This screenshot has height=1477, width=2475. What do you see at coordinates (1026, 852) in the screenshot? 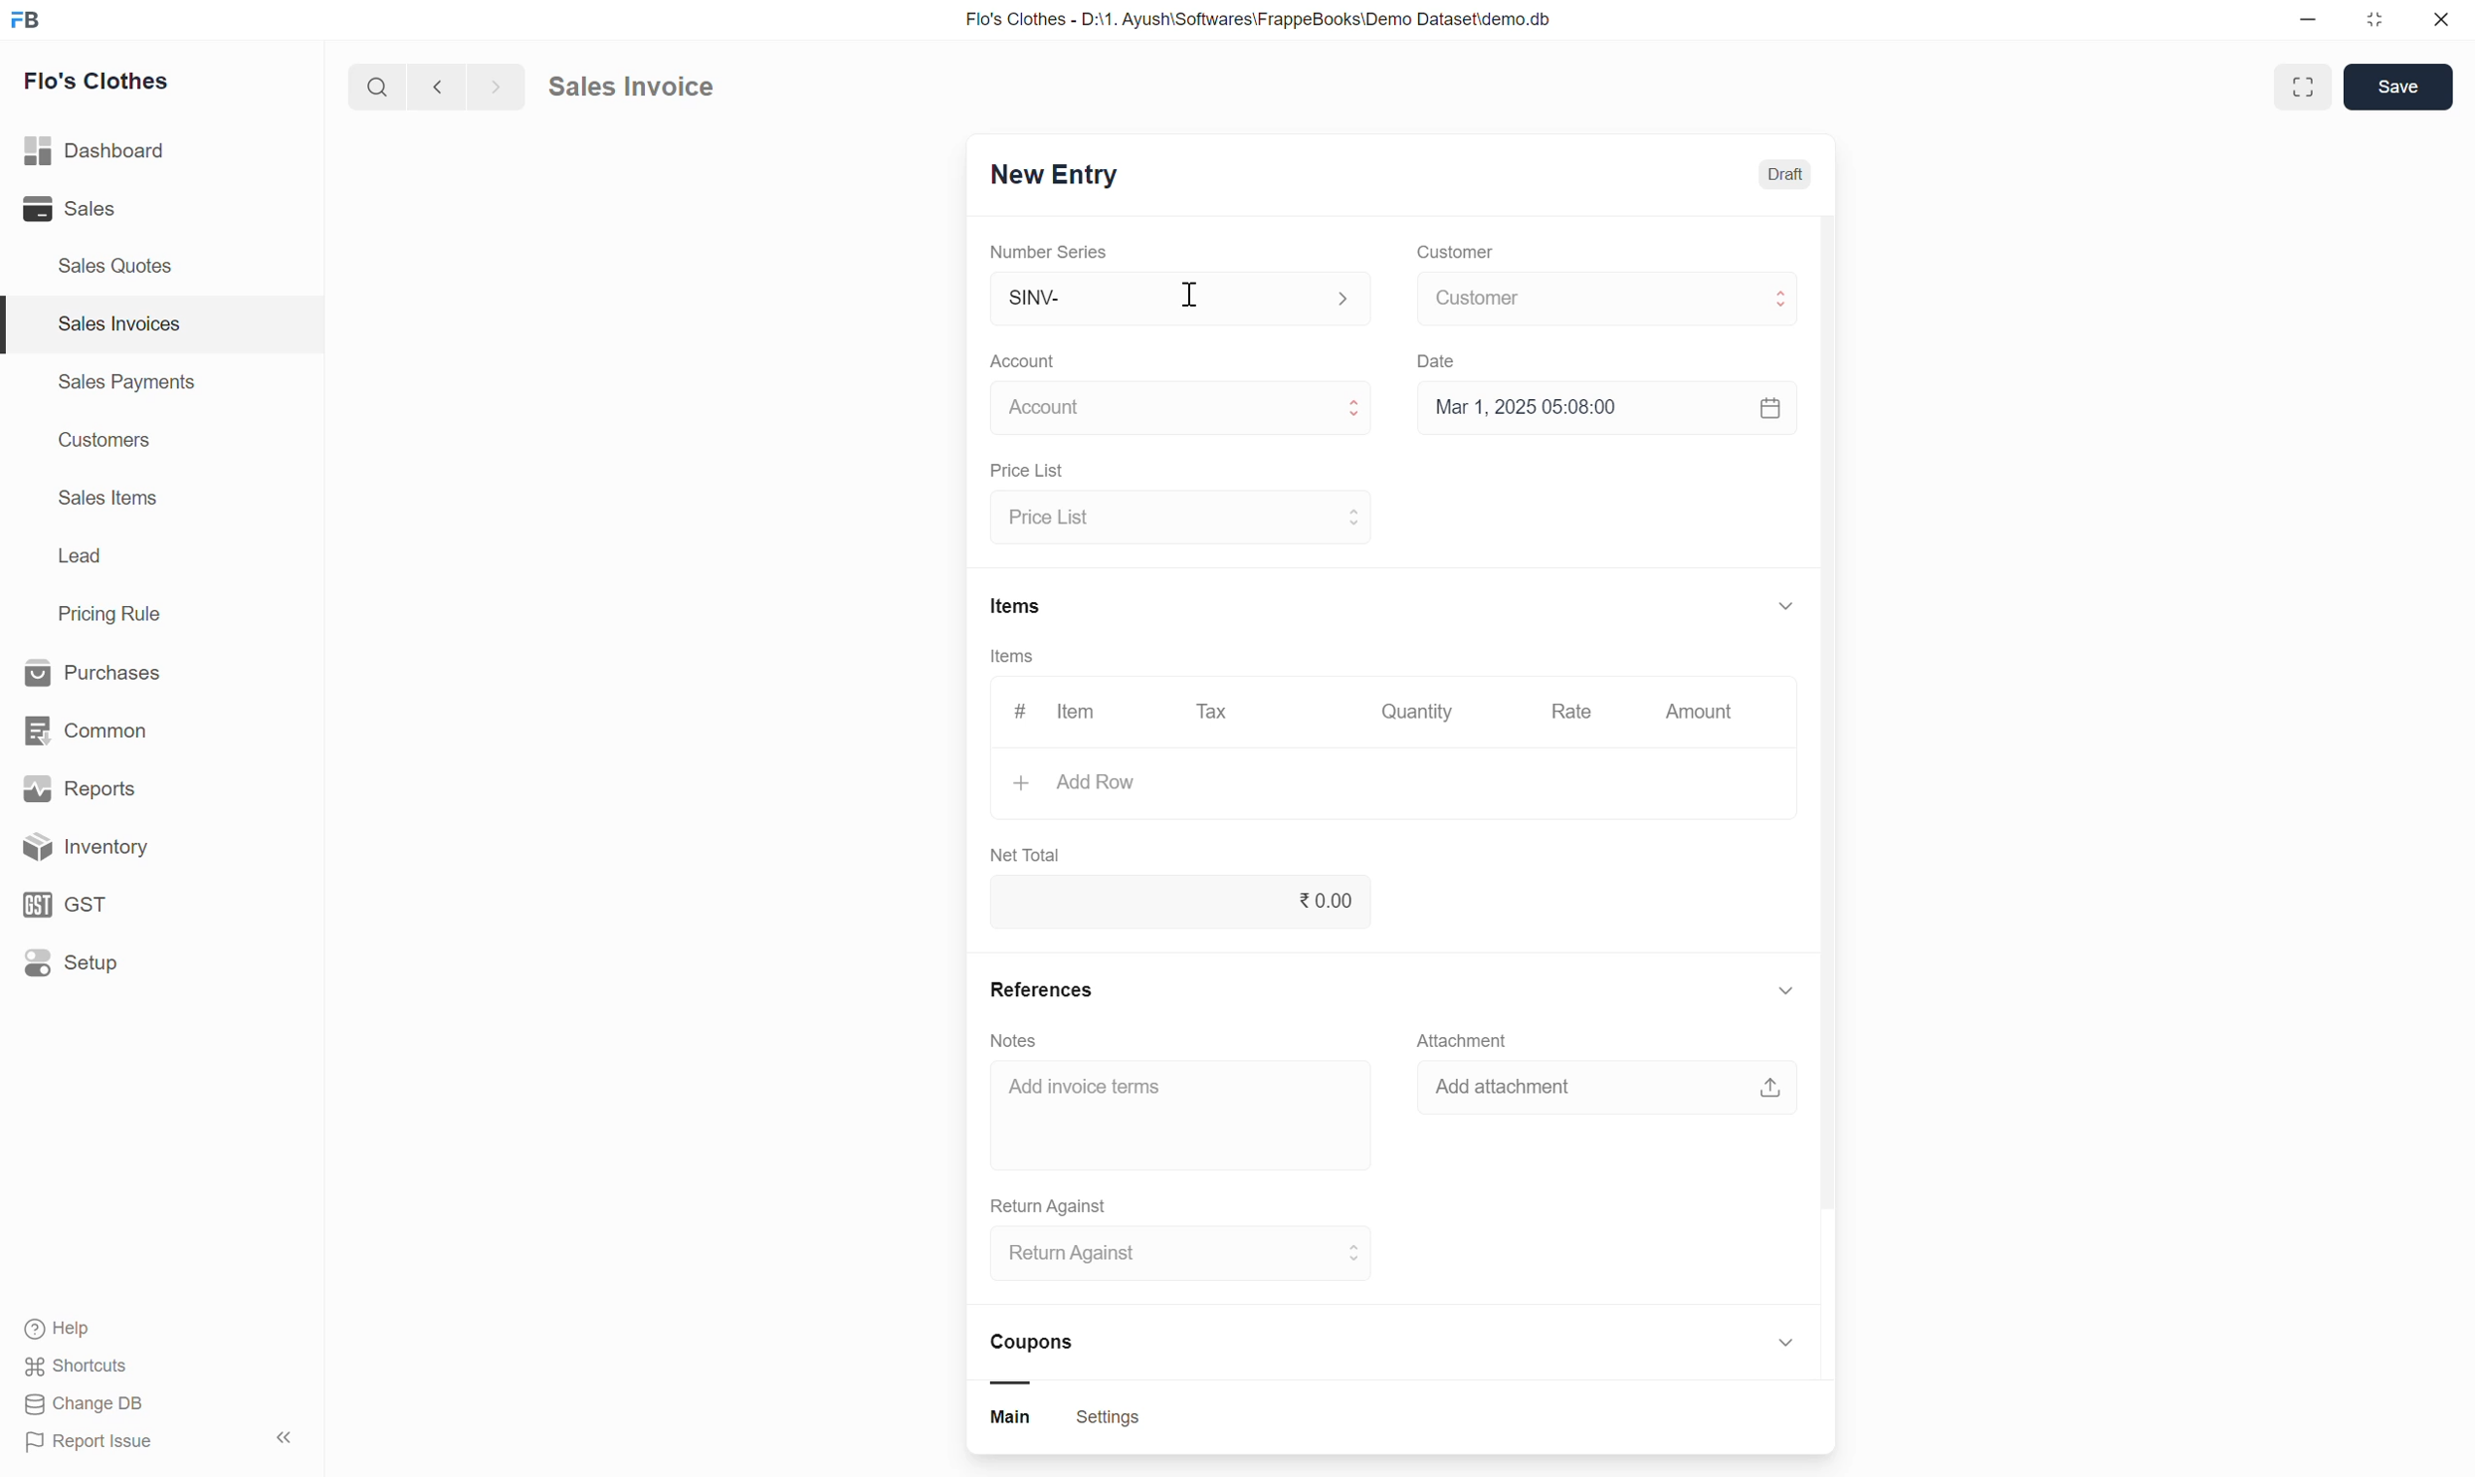
I see `Net Total` at bounding box center [1026, 852].